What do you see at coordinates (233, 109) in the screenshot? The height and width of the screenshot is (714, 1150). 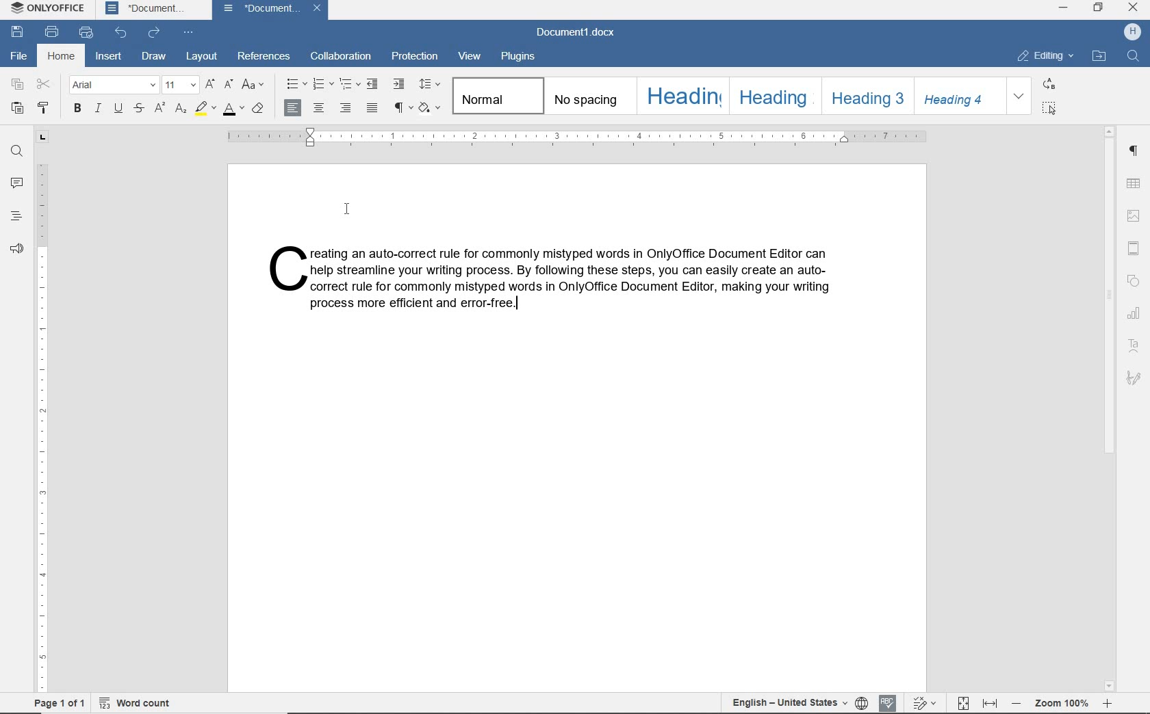 I see `FONT COLOR` at bounding box center [233, 109].